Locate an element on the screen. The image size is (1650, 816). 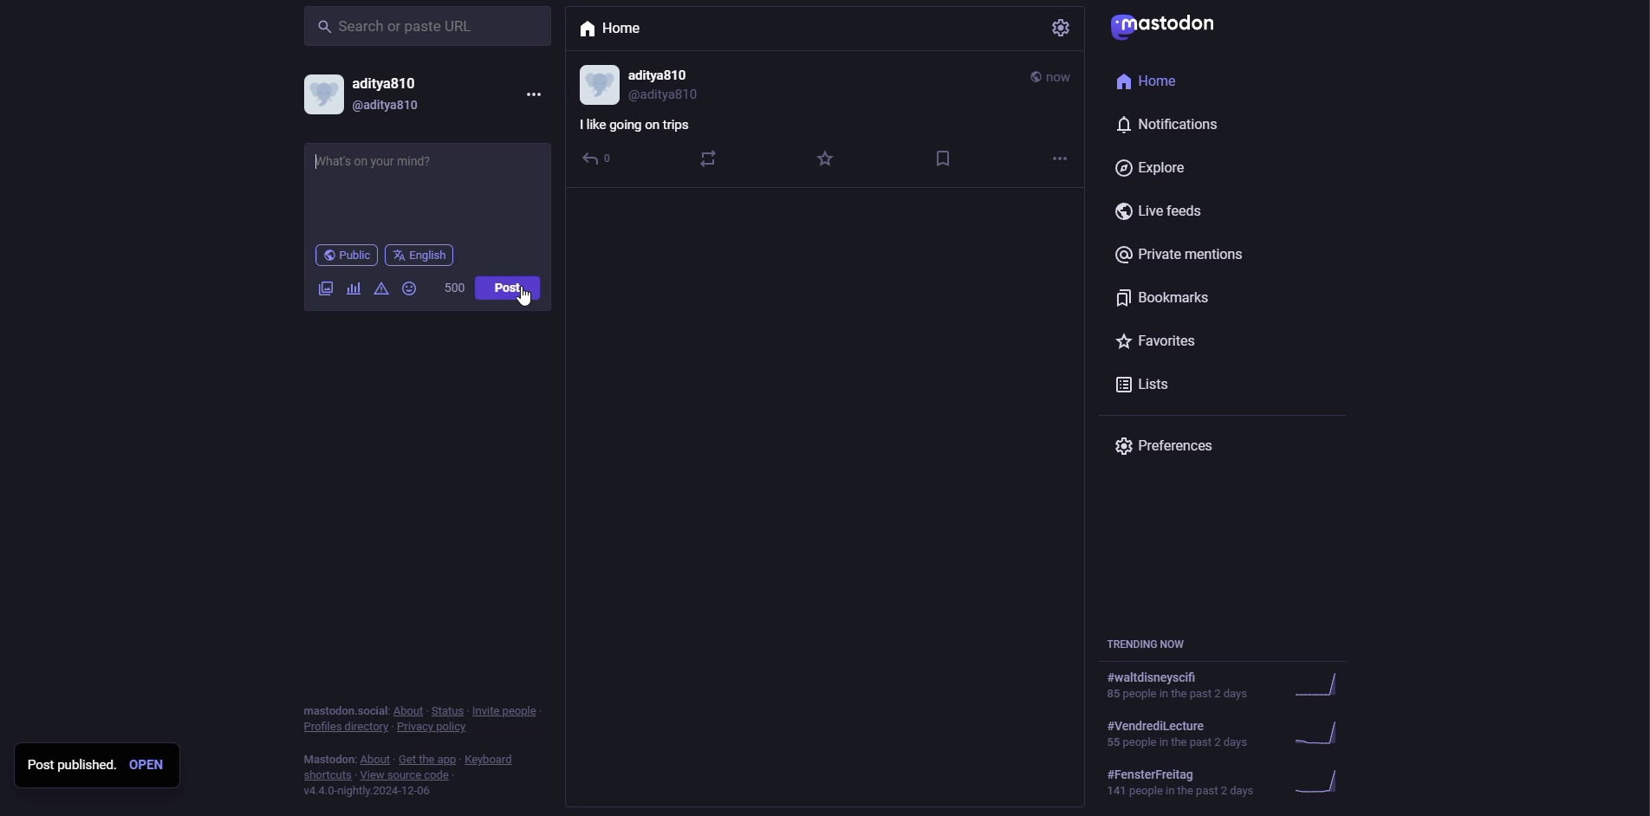
reaction is located at coordinates (707, 159).